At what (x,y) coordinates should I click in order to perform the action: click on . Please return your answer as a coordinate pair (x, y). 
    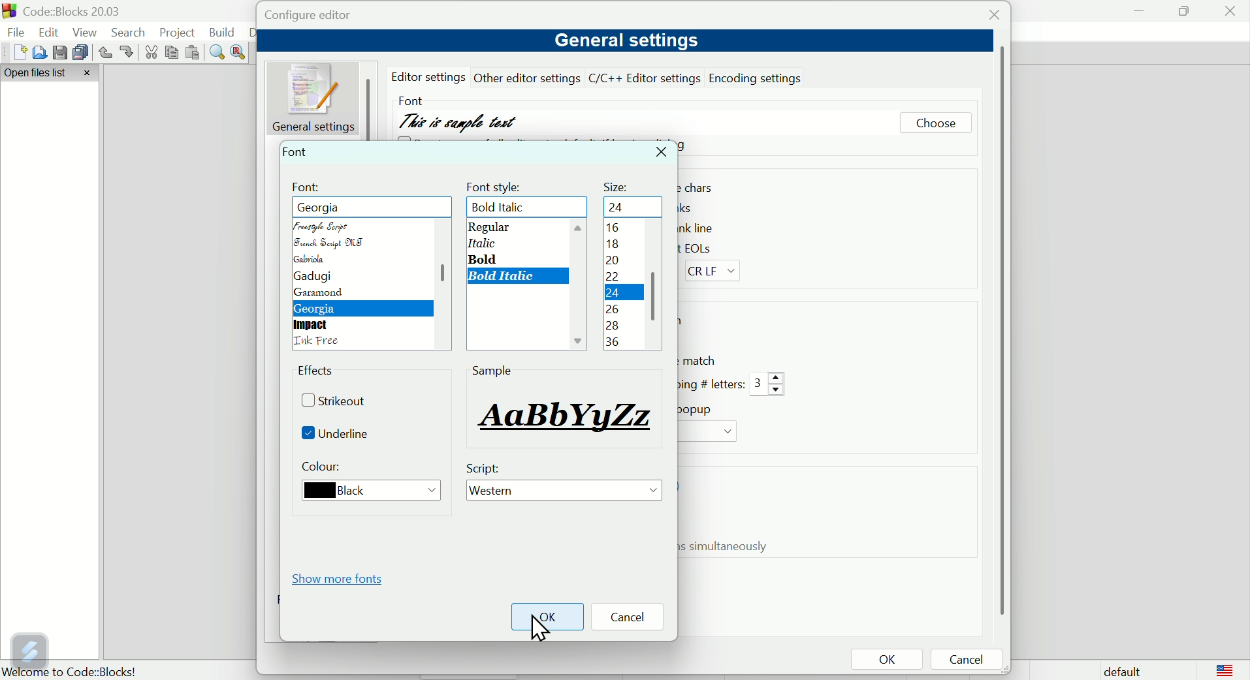
    Looking at the image, I should click on (611, 309).